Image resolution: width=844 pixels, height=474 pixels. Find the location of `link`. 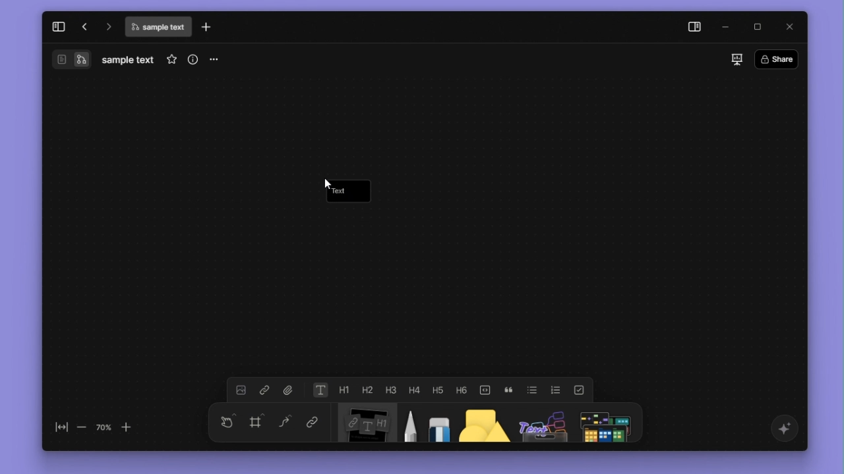

link is located at coordinates (264, 390).